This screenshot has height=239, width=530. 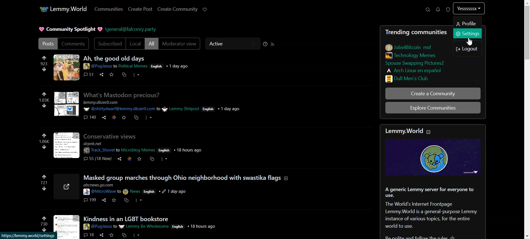 What do you see at coordinates (205, 9) in the screenshot?
I see `Support Lemmy` at bounding box center [205, 9].